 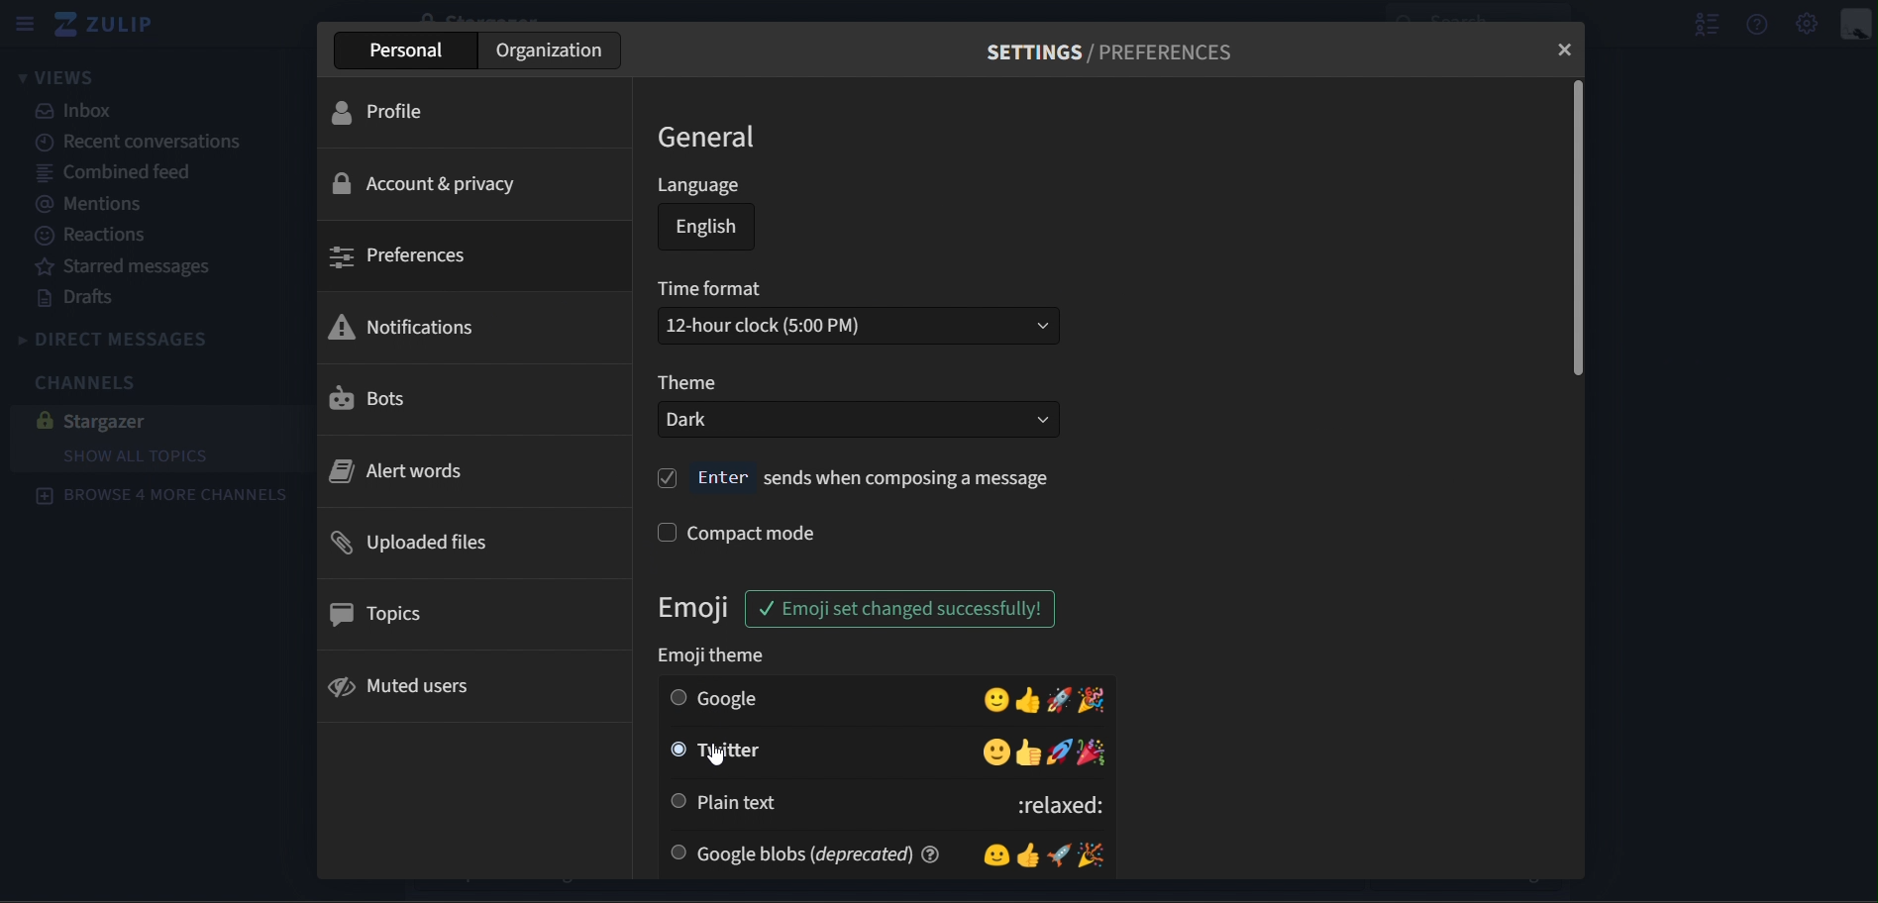 What do you see at coordinates (95, 239) in the screenshot?
I see `reactions` at bounding box center [95, 239].